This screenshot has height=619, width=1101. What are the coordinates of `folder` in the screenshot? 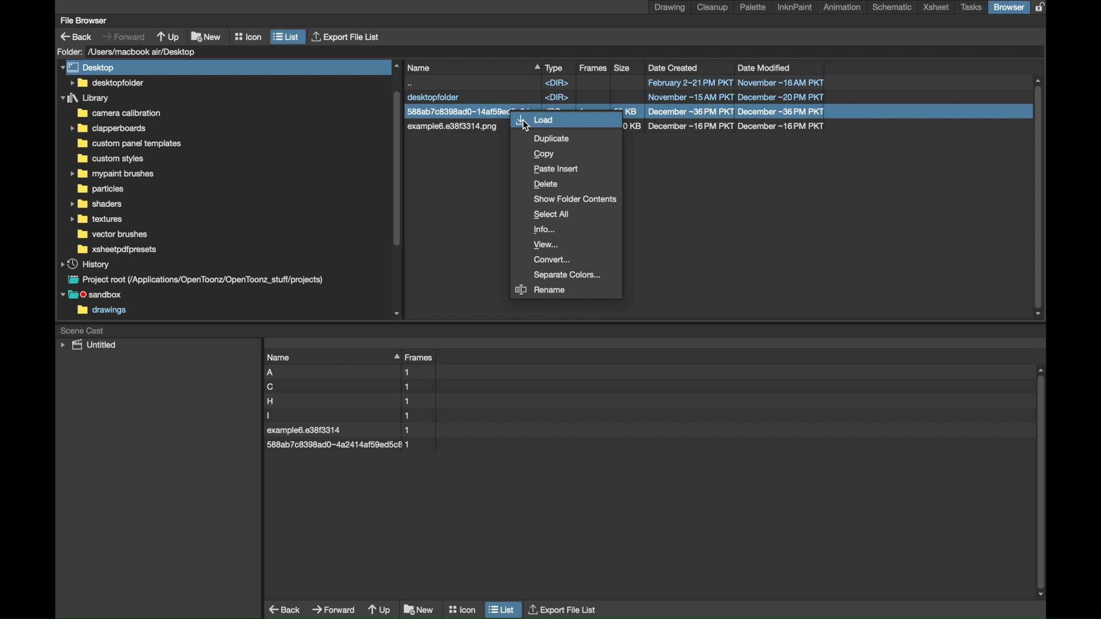 It's located at (108, 128).